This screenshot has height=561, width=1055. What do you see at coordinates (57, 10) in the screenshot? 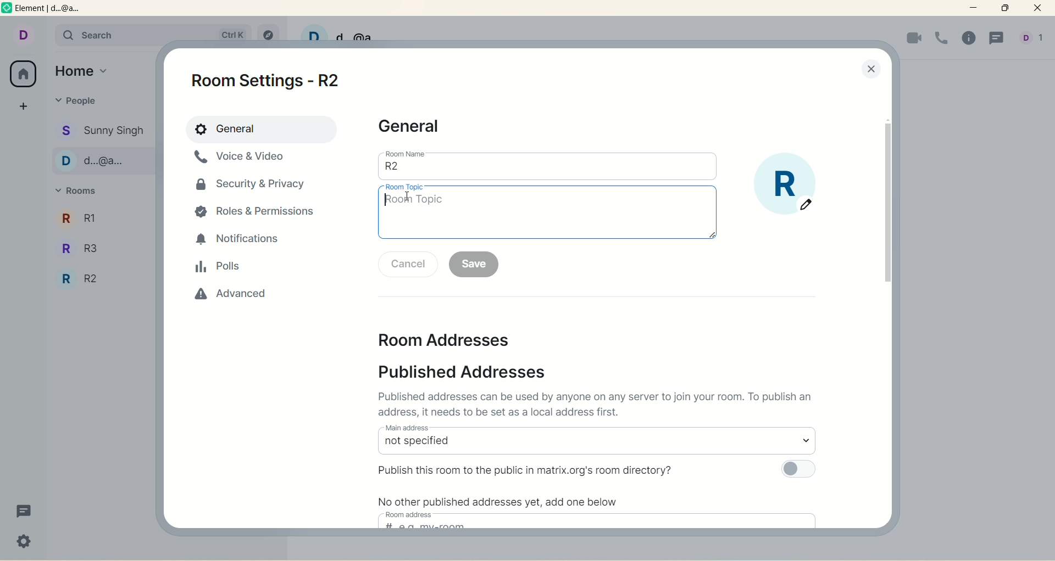
I see `element` at bounding box center [57, 10].